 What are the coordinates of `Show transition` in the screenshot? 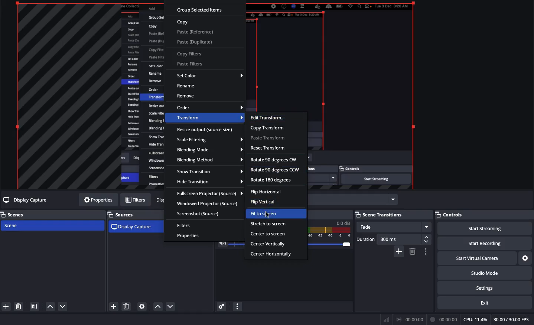 It's located at (210, 172).